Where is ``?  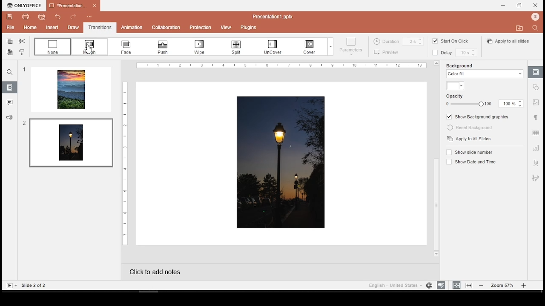
 is located at coordinates (536, 179).